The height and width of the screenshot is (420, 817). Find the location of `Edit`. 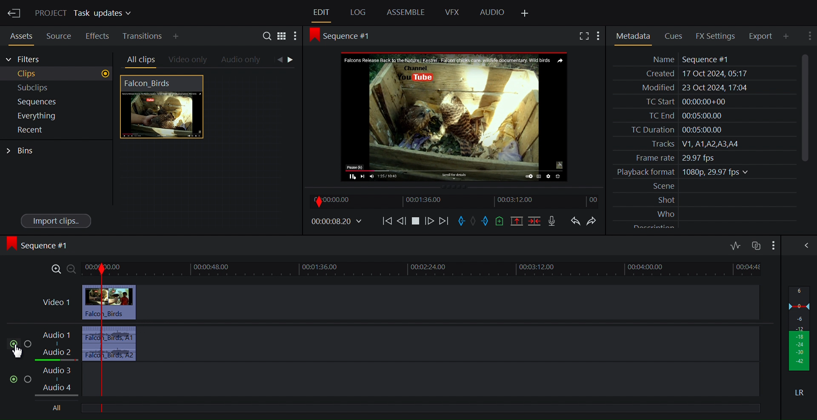

Edit is located at coordinates (322, 13).